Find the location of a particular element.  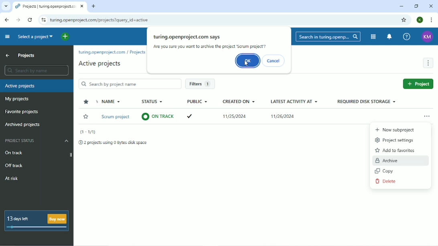

(T-1/1) is located at coordinates (88, 132).